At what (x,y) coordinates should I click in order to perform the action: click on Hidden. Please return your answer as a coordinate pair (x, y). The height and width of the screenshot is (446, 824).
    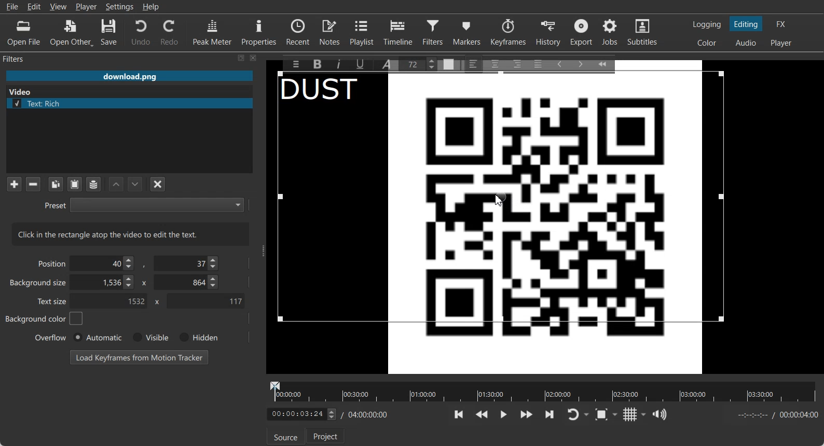
    Looking at the image, I should click on (197, 337).